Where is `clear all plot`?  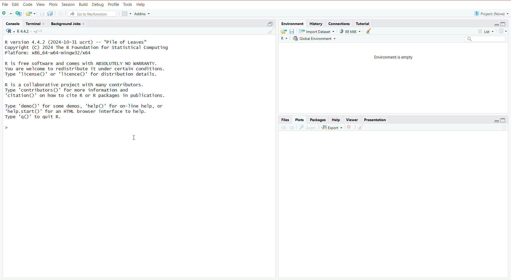 clear all plot is located at coordinates (361, 127).